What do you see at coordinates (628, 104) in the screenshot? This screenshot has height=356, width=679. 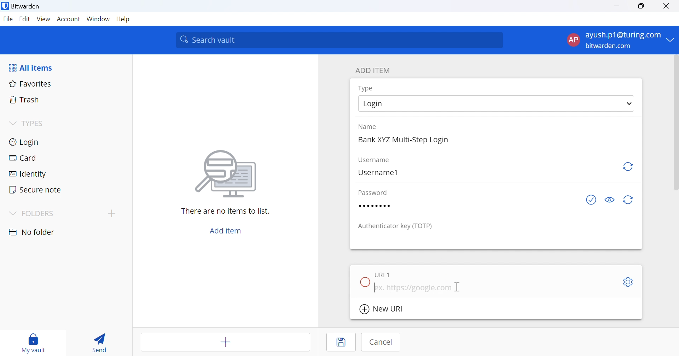 I see `Drop Down` at bounding box center [628, 104].